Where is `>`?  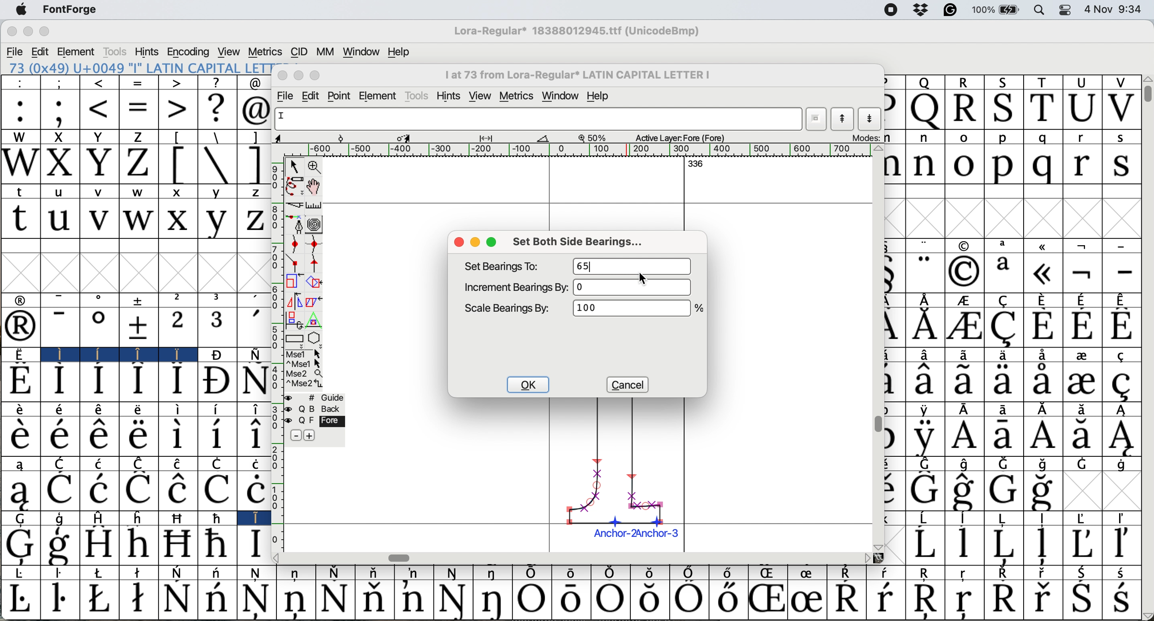 > is located at coordinates (178, 109).